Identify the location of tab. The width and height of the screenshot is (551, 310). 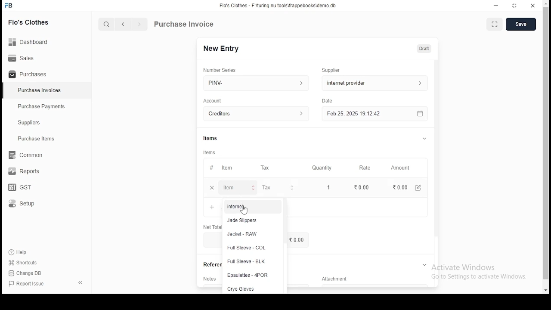
(426, 265).